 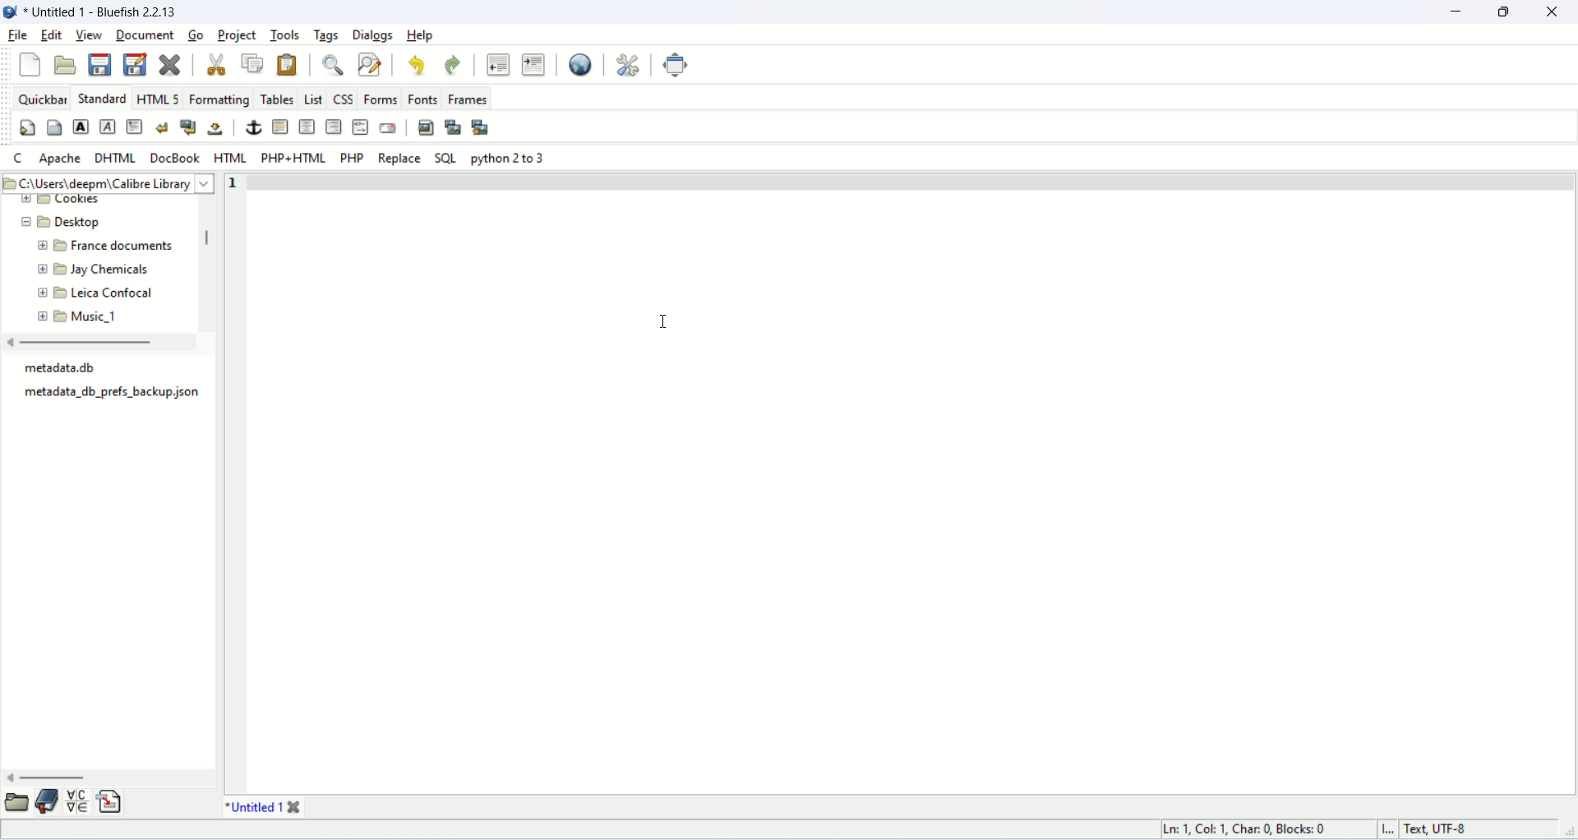 What do you see at coordinates (198, 35) in the screenshot?
I see `go` at bounding box center [198, 35].